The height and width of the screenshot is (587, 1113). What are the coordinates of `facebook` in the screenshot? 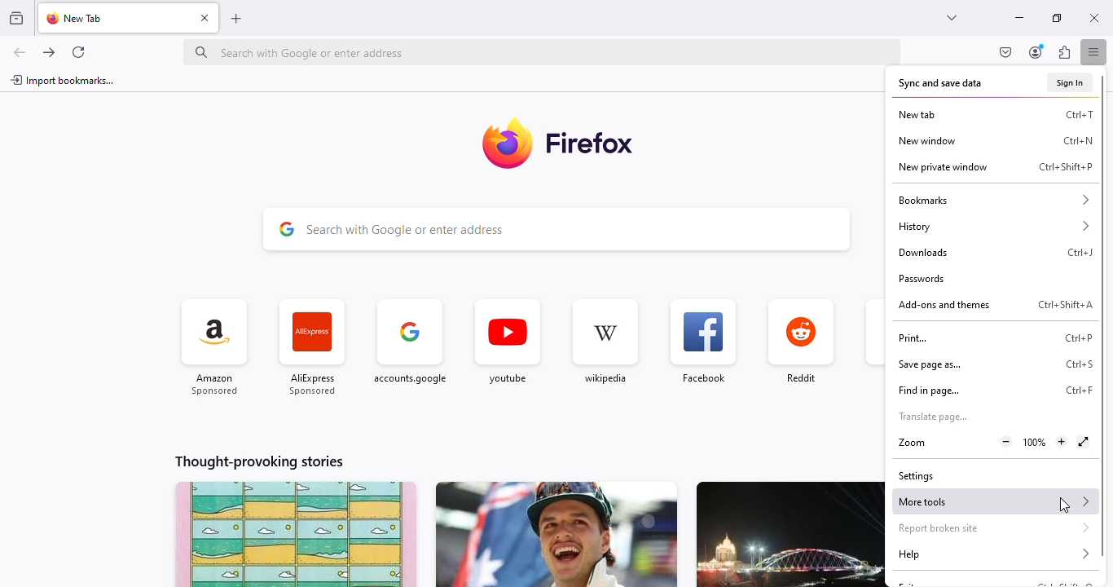 It's located at (702, 342).